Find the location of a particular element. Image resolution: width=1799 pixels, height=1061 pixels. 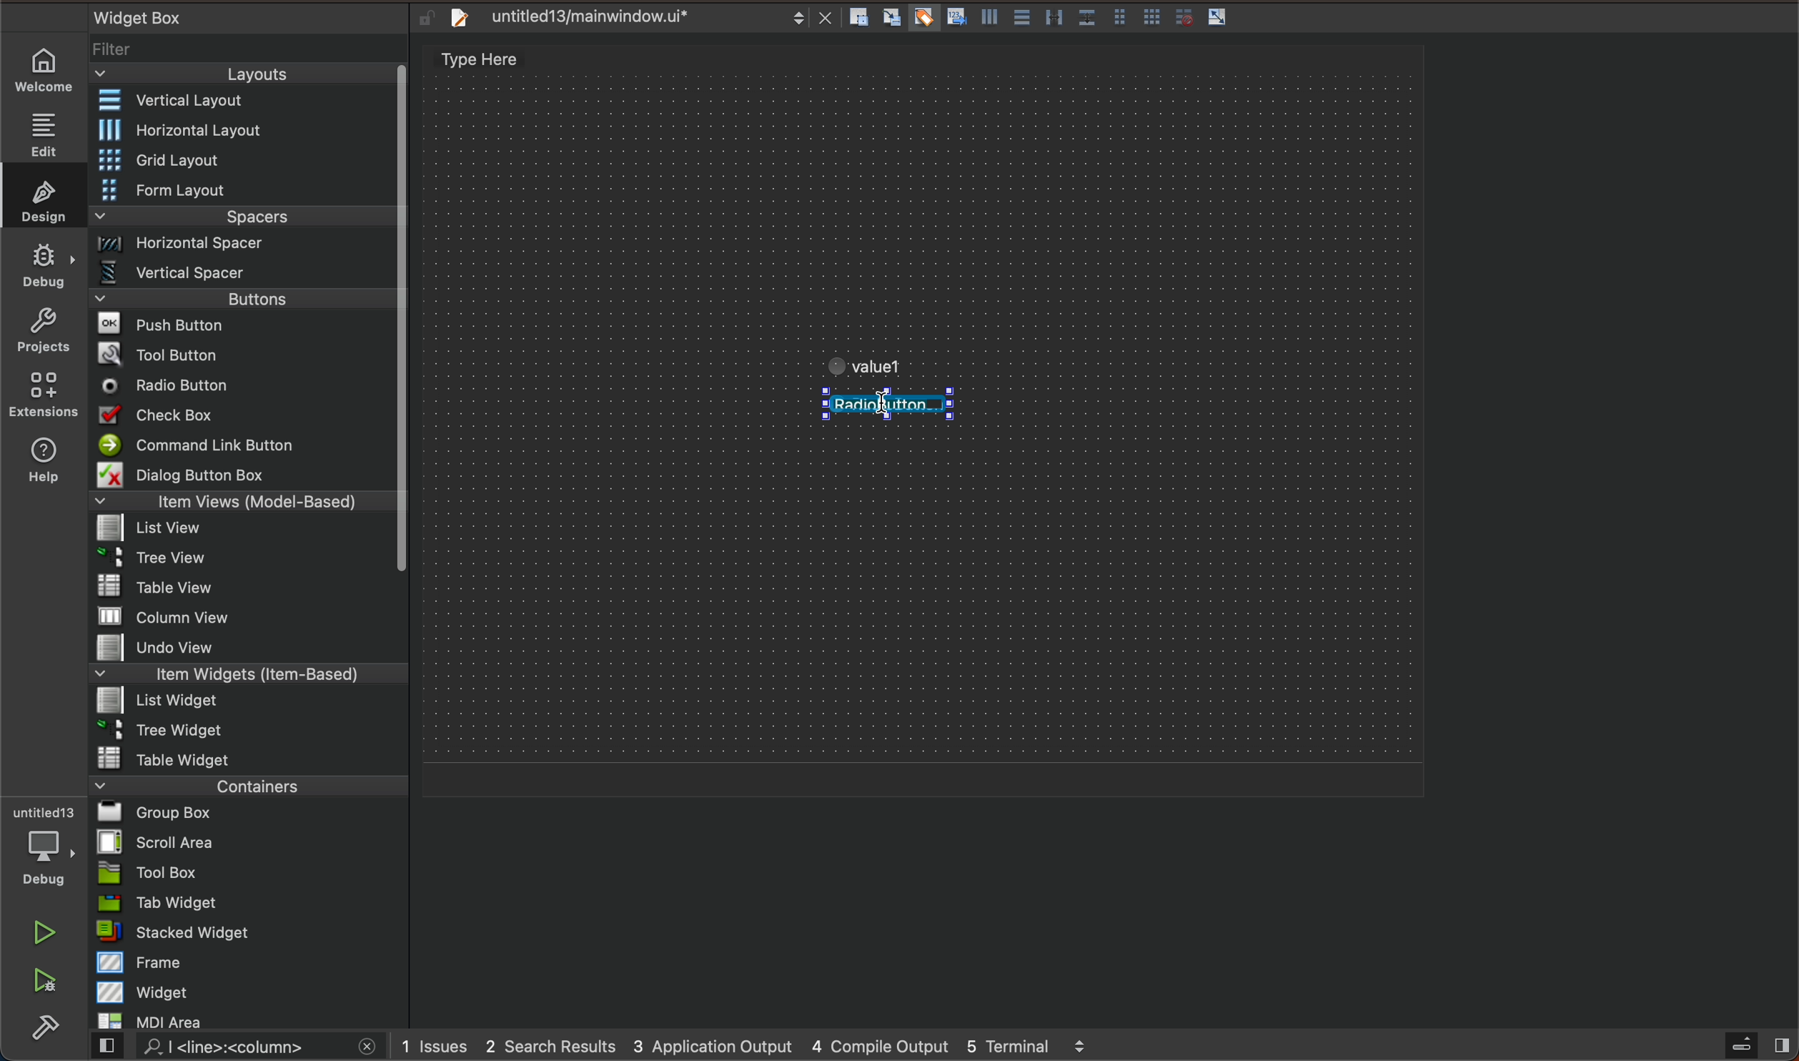

undo view is located at coordinates (249, 647).